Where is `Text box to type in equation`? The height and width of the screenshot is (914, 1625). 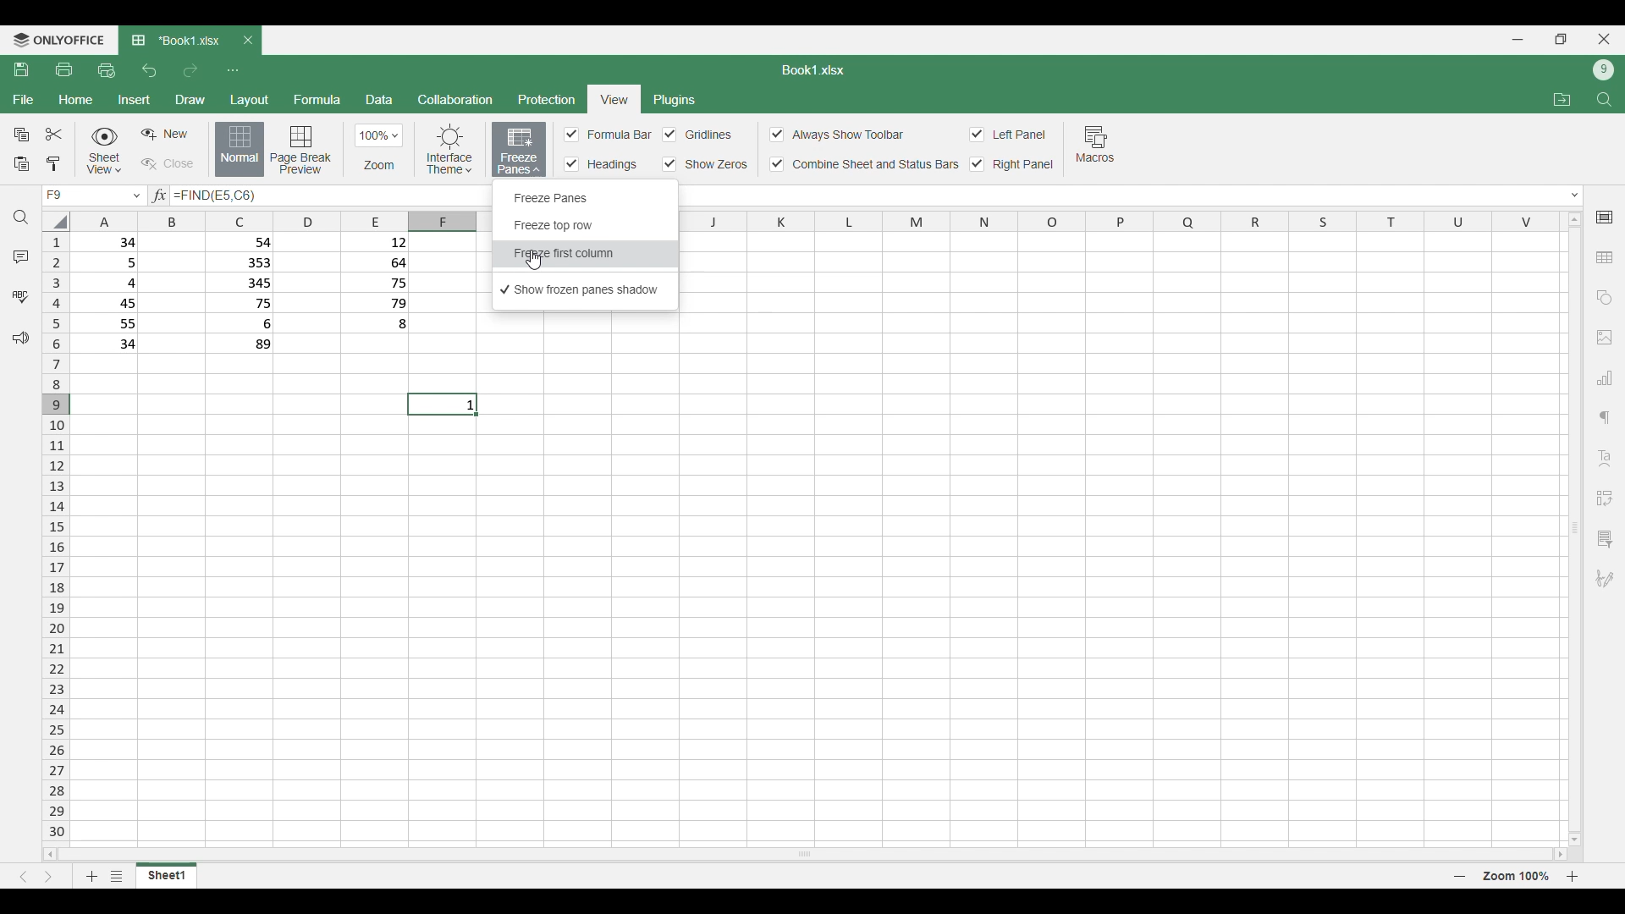 Text box to type in equation is located at coordinates (333, 196).